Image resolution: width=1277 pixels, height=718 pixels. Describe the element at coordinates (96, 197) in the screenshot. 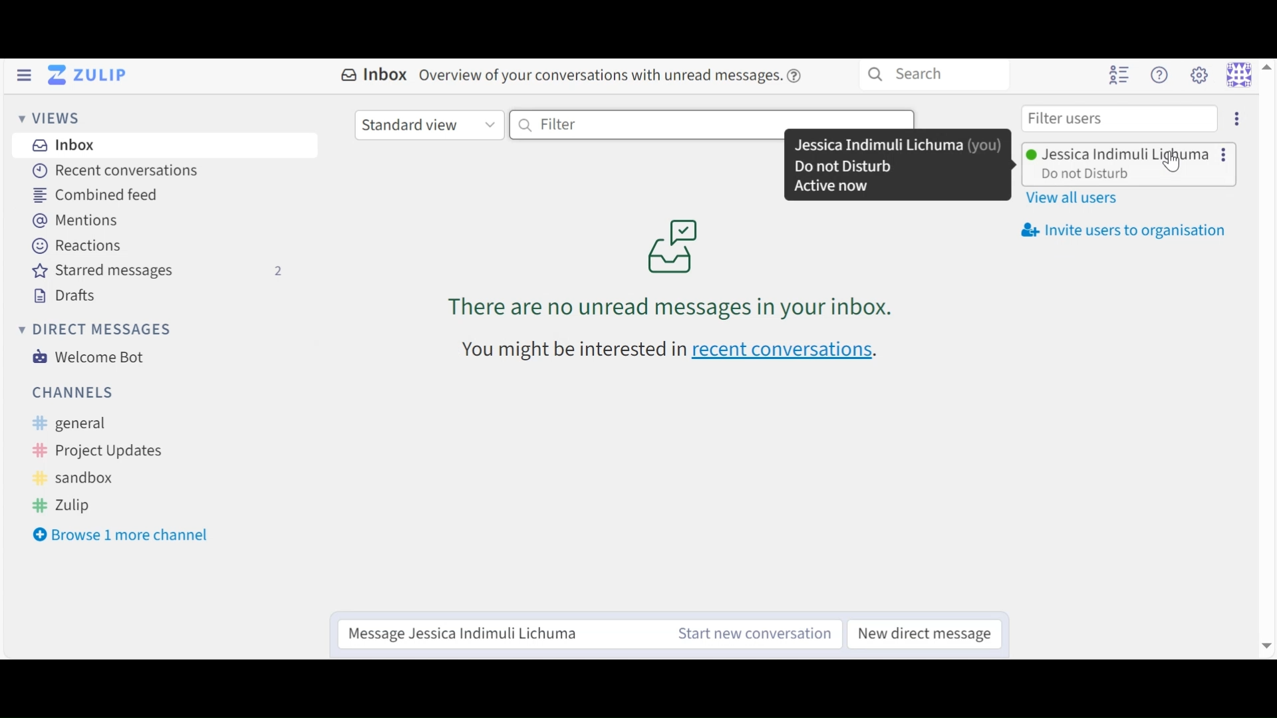

I see `Combined feed` at that location.